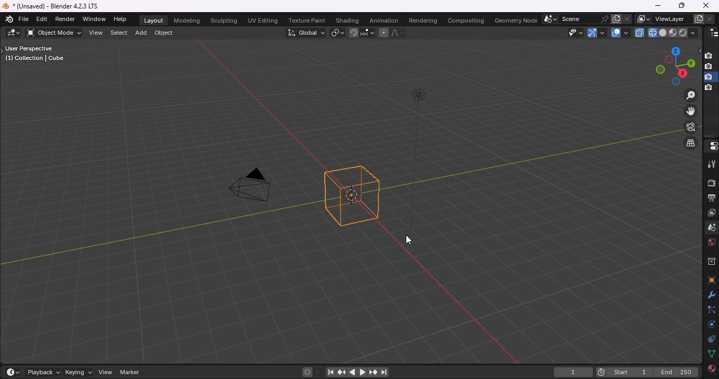  What do you see at coordinates (711, 198) in the screenshot?
I see `output` at bounding box center [711, 198].